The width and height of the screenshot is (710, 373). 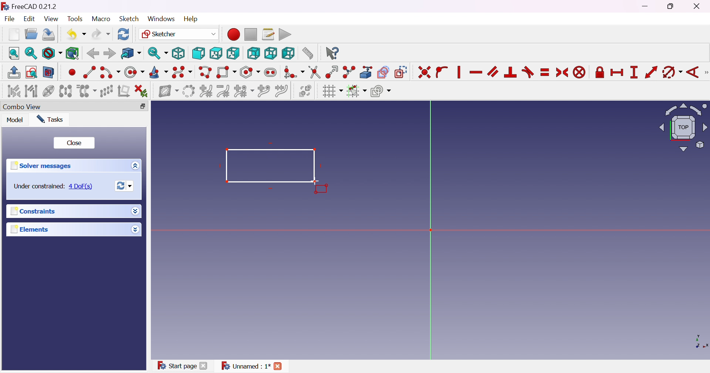 I want to click on Undo, so click(x=76, y=34).